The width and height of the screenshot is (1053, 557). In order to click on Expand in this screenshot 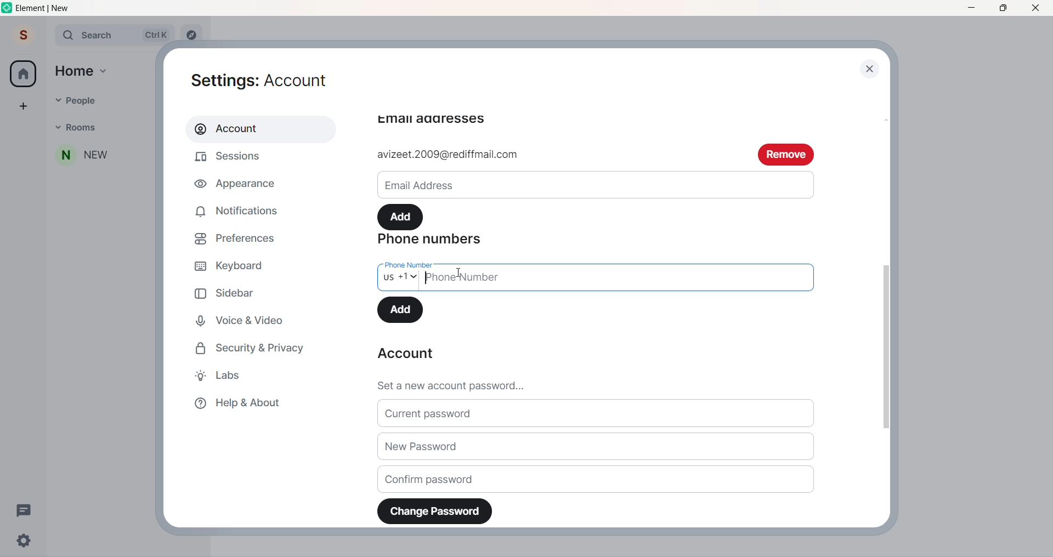, I will do `click(46, 36)`.